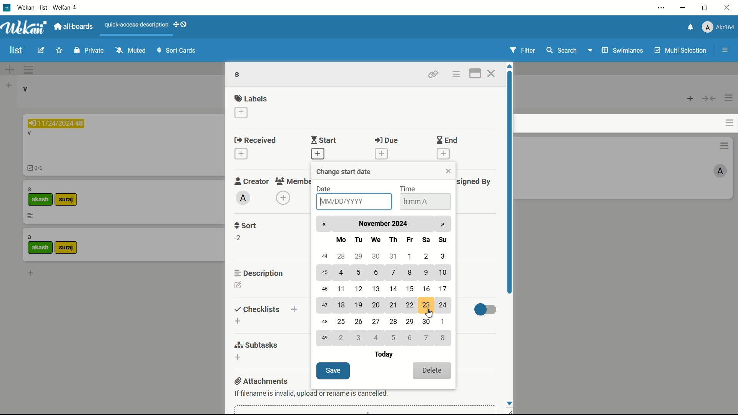 Image resolution: width=738 pixels, height=415 pixels. What do you see at coordinates (448, 171) in the screenshot?
I see `close` at bounding box center [448, 171].